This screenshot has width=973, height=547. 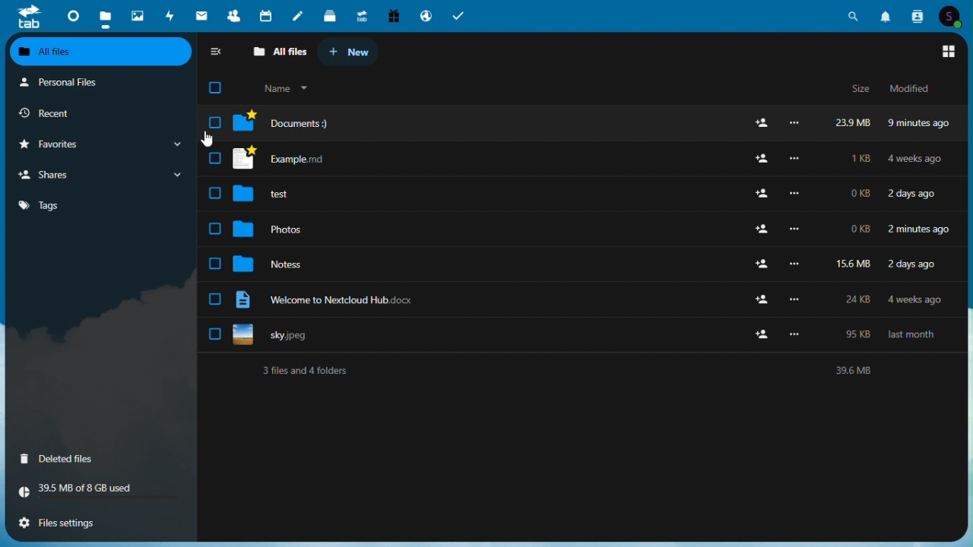 What do you see at coordinates (593, 195) in the screenshot?
I see `Files` at bounding box center [593, 195].